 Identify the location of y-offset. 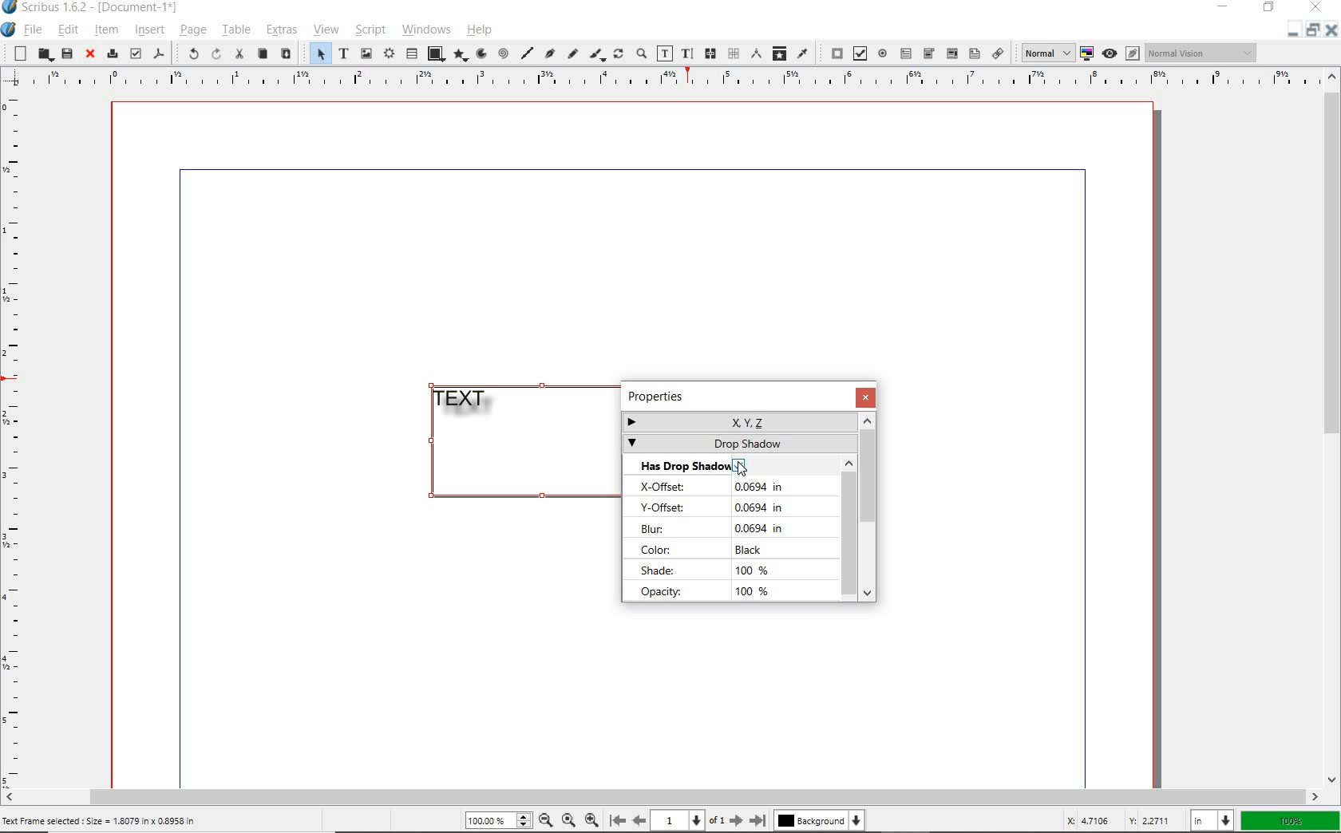
(718, 508).